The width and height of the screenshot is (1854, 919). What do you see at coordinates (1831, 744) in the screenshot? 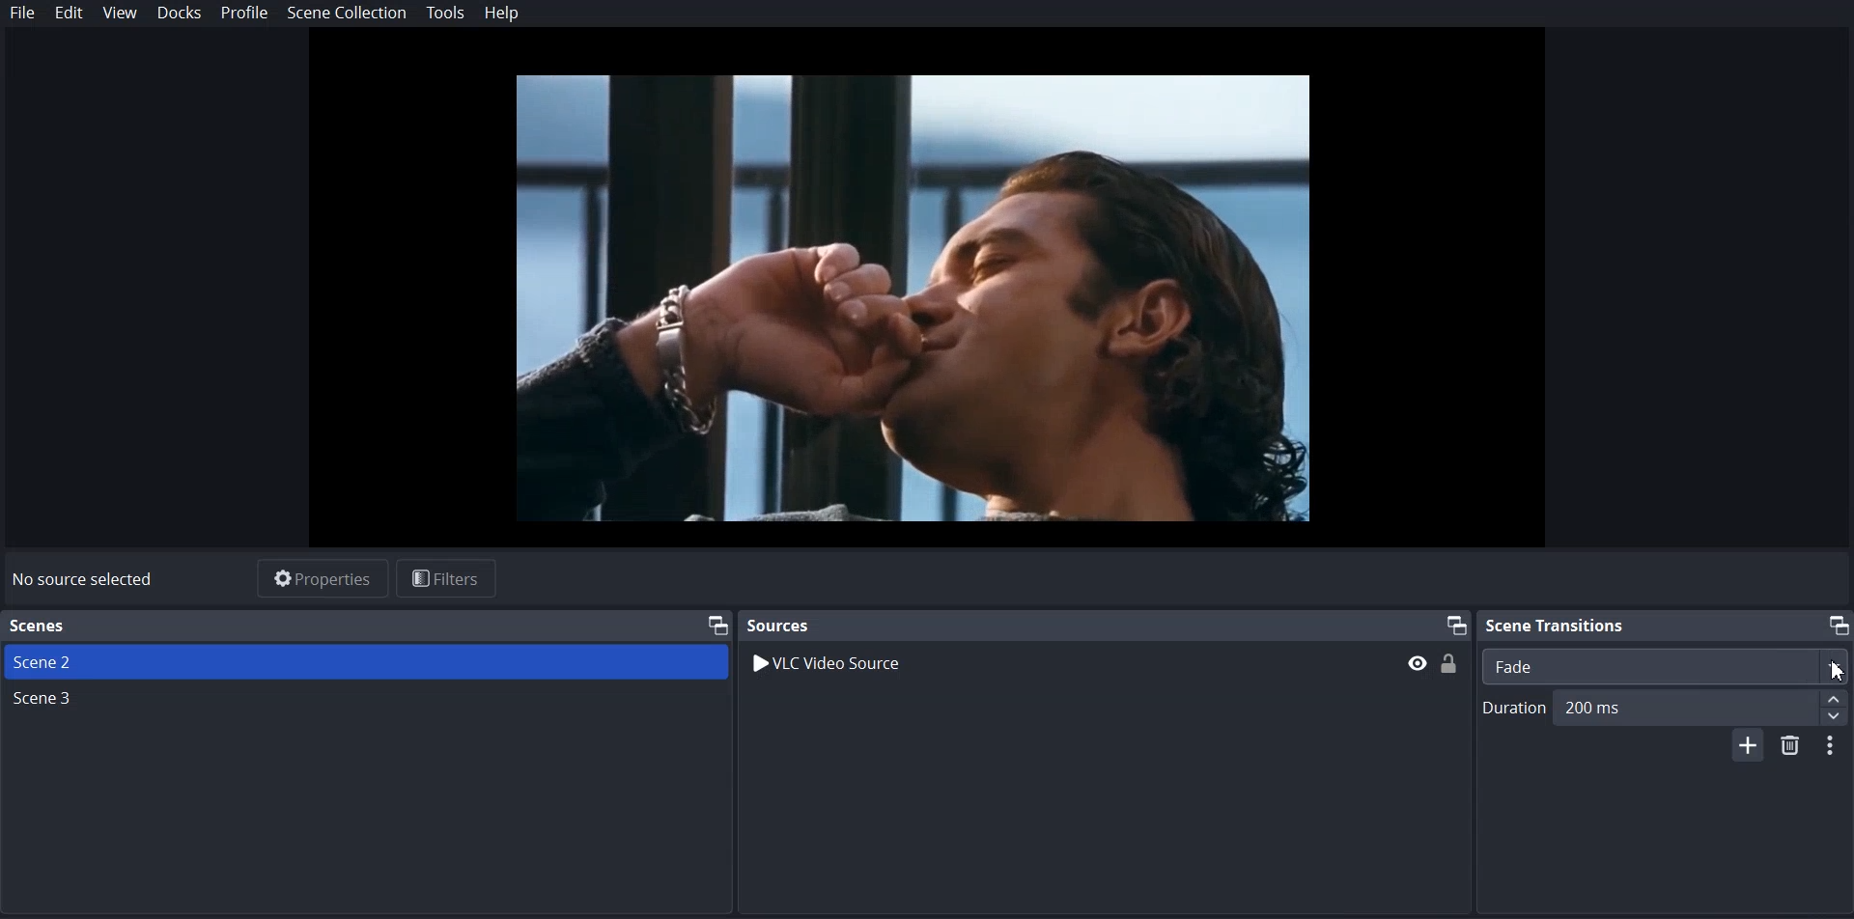
I see `Configurable Transition Properties` at bounding box center [1831, 744].